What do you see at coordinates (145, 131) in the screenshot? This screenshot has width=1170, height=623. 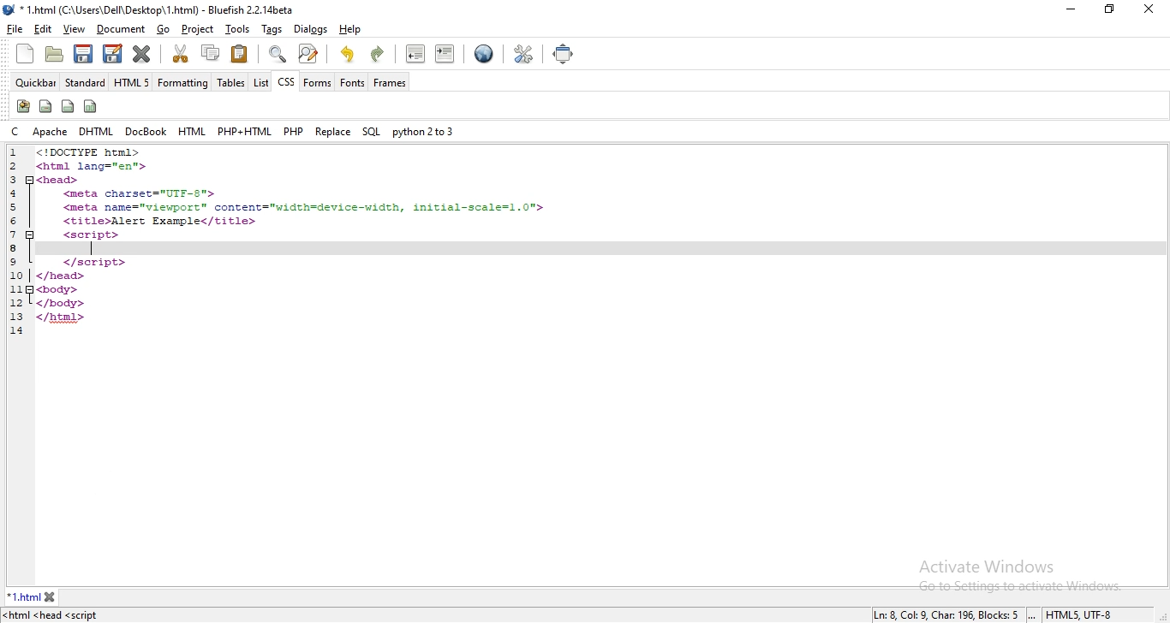 I see `docbook` at bounding box center [145, 131].